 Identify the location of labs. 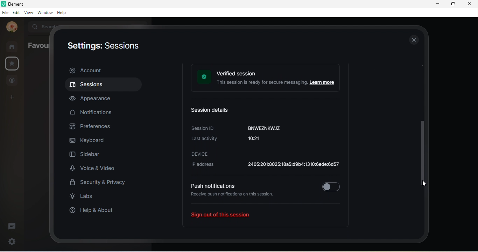
(84, 197).